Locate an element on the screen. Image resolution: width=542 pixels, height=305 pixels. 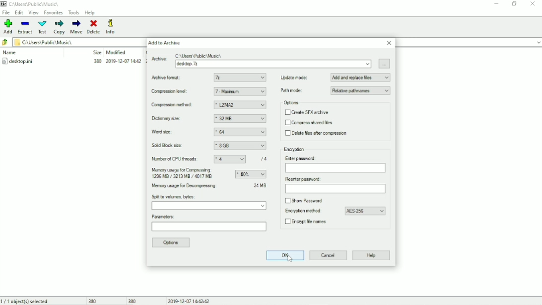
Memory usage for compressing is located at coordinates (184, 174).